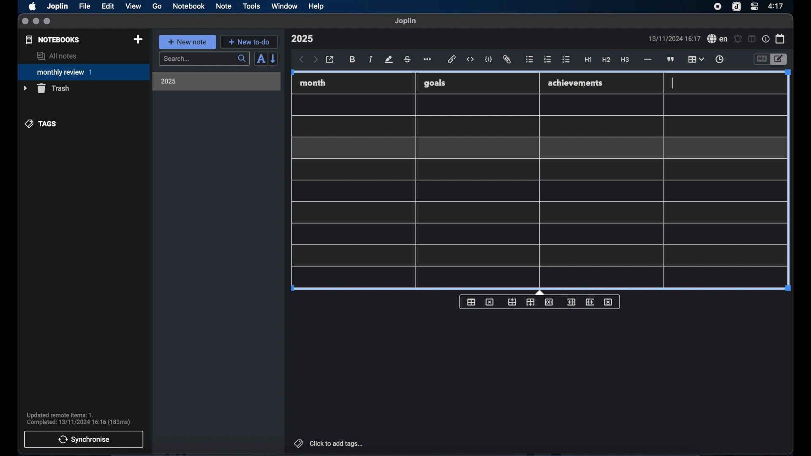 The width and height of the screenshot is (811, 456). I want to click on bulleted list, so click(529, 60).